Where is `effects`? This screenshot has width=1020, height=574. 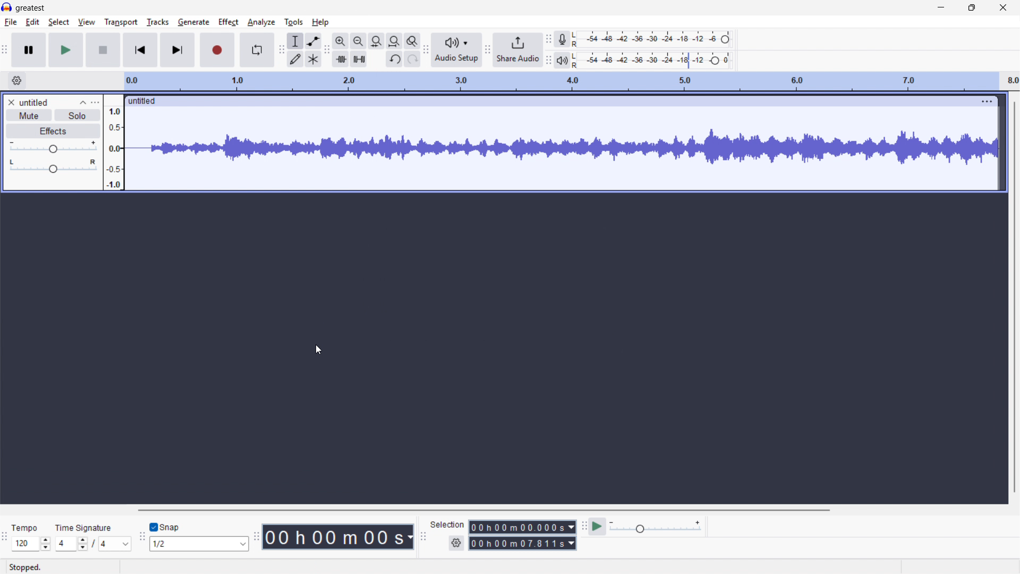 effects is located at coordinates (53, 131).